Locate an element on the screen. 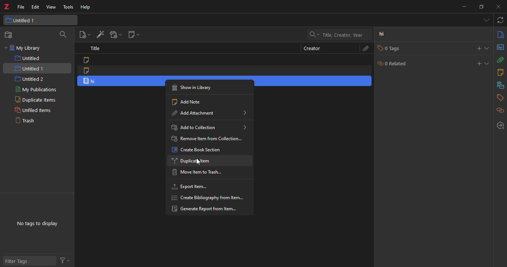  0 tags is located at coordinates (390, 49).